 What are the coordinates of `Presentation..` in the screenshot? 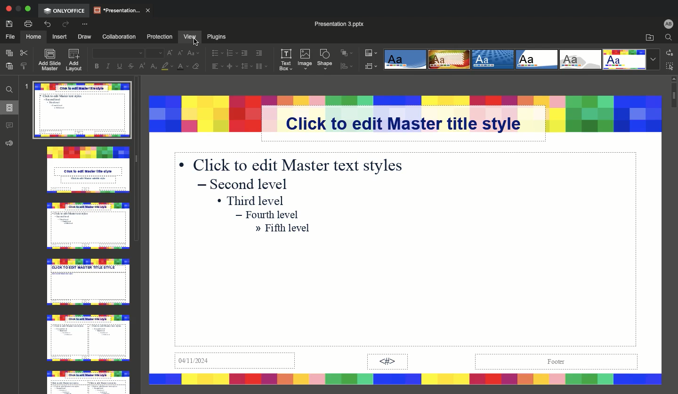 It's located at (122, 9).